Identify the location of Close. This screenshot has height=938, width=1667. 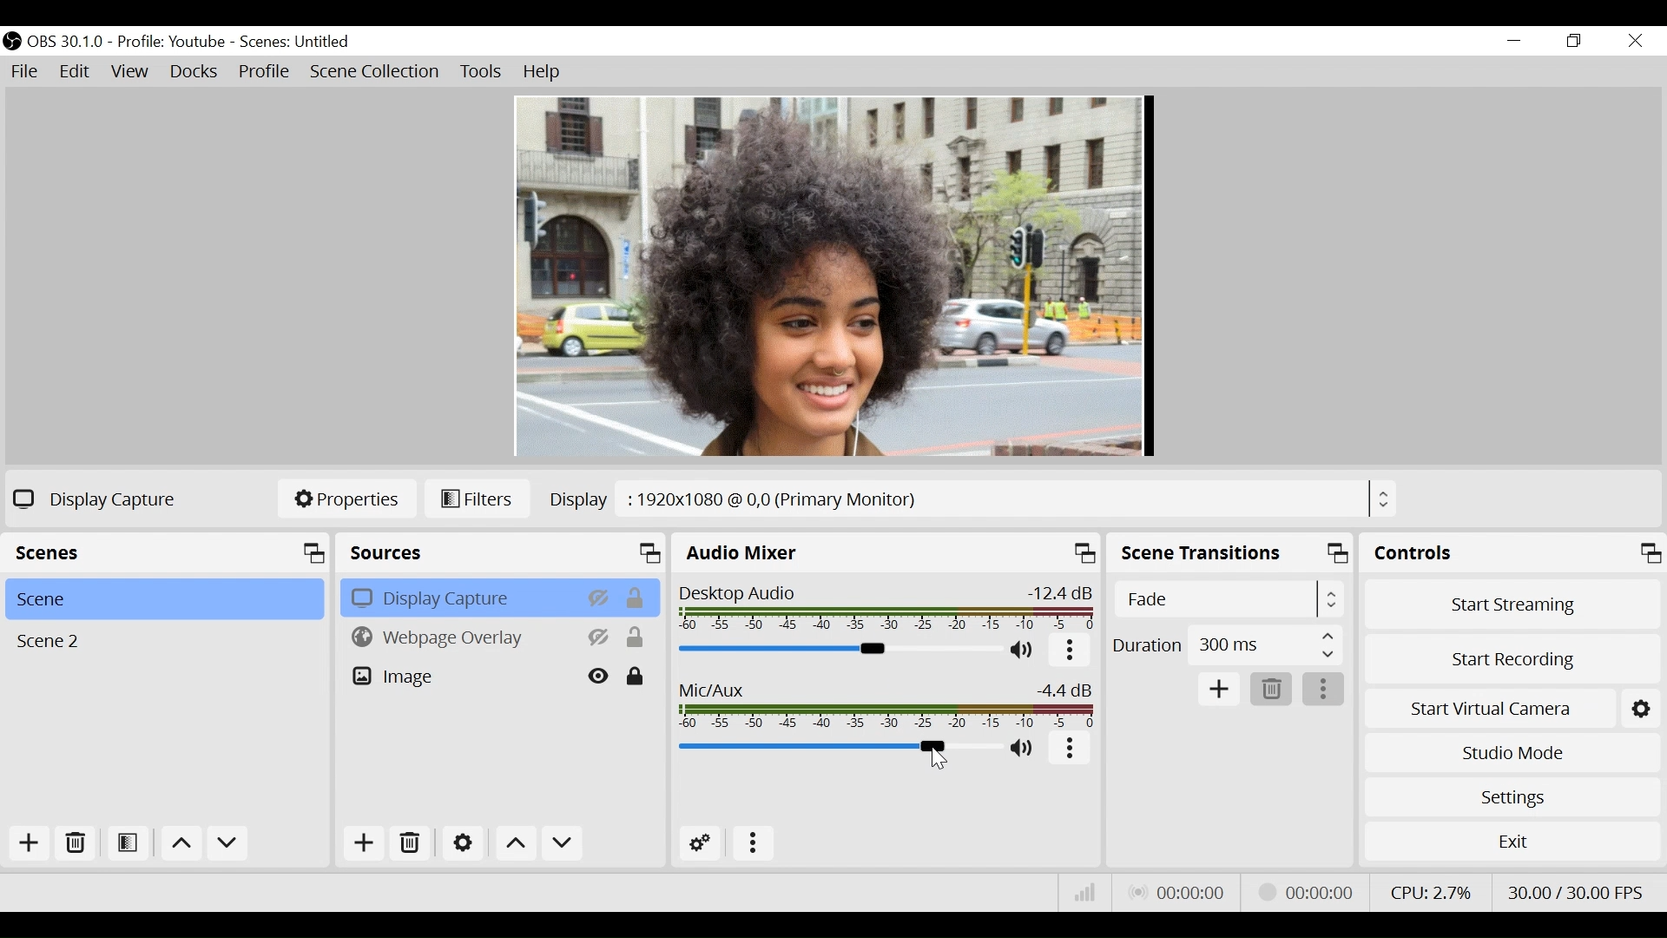
(1635, 42).